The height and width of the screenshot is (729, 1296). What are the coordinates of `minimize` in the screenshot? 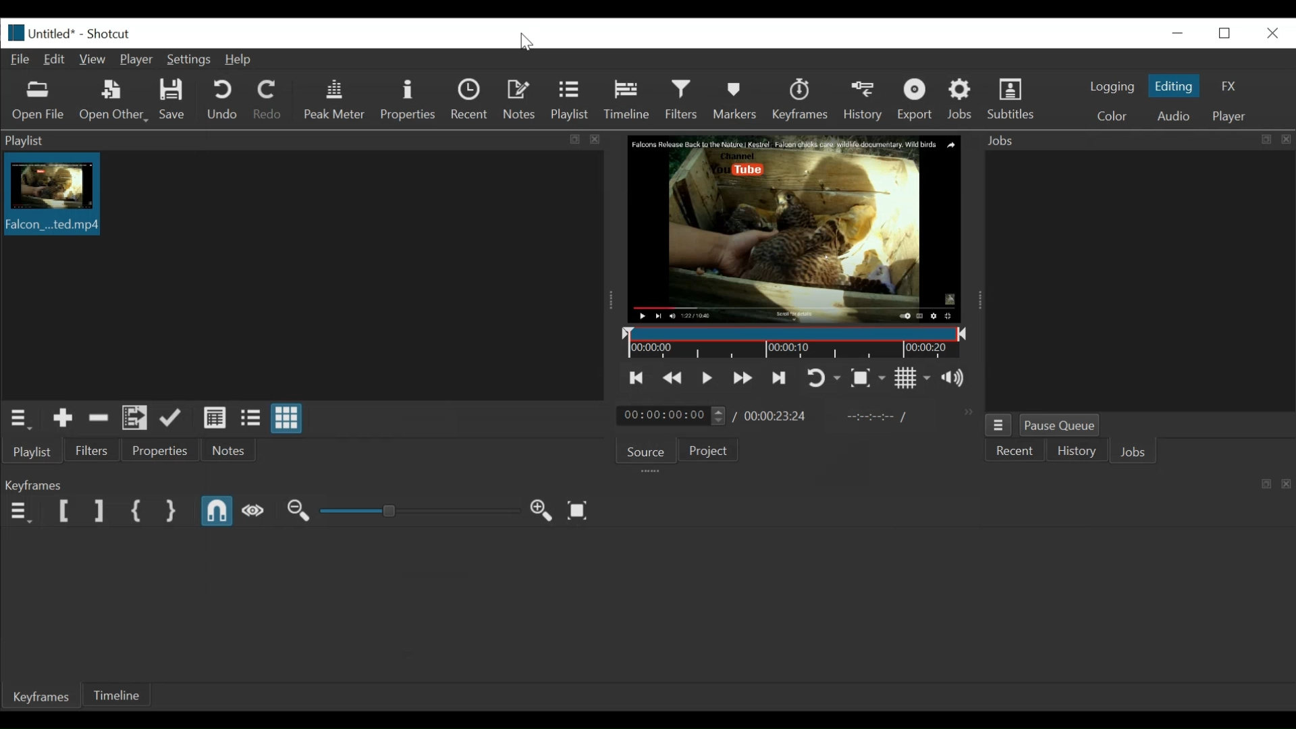 It's located at (1178, 33).